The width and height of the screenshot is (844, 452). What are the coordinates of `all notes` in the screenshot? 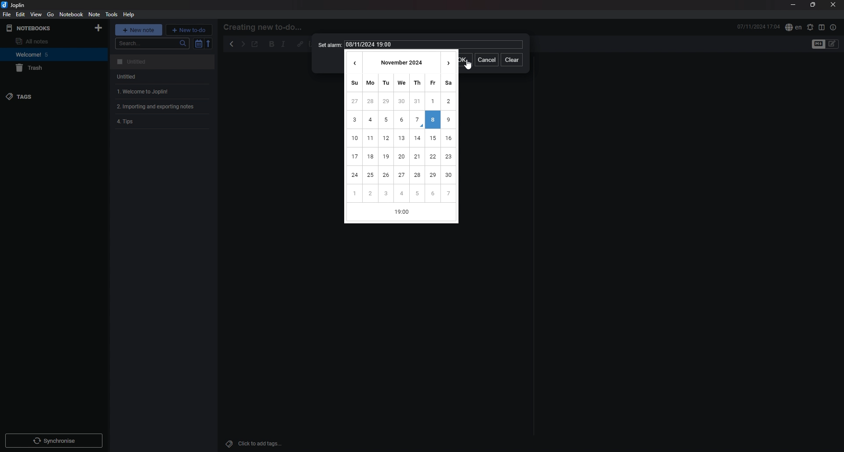 It's located at (47, 41).